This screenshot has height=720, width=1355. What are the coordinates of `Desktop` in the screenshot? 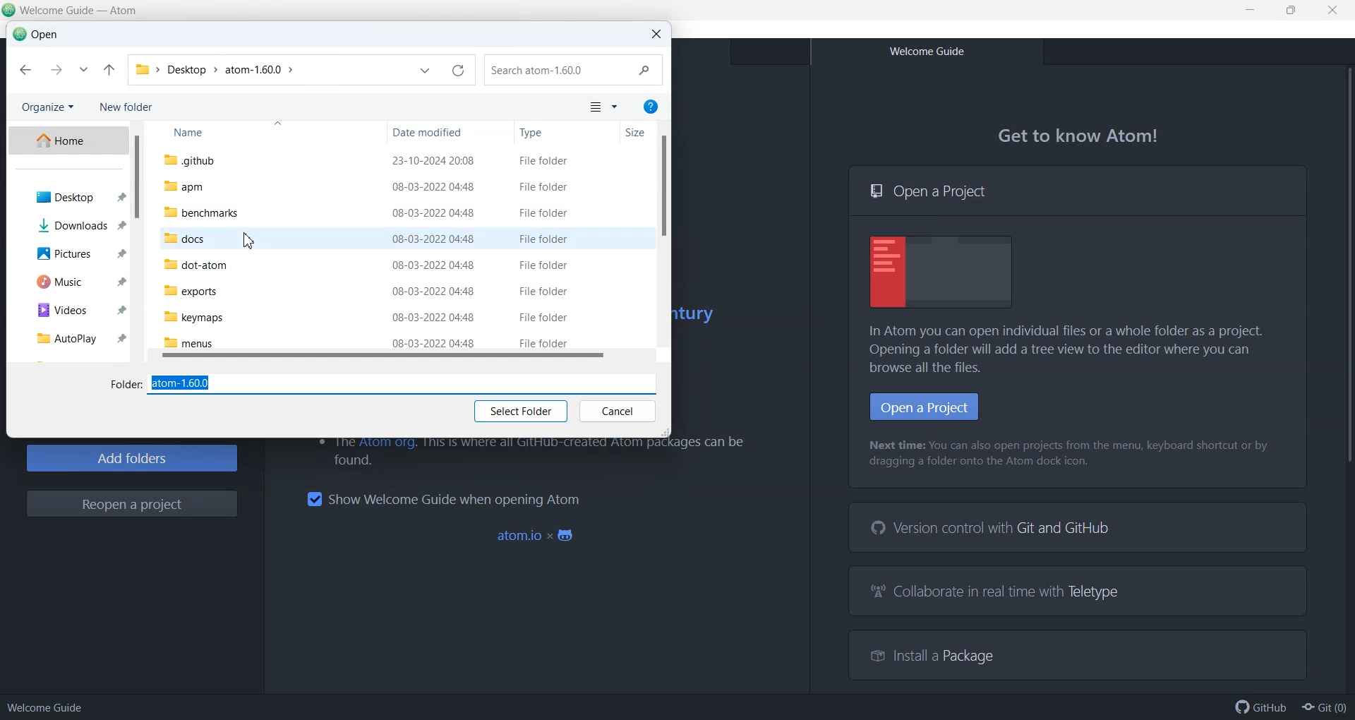 It's located at (186, 69).